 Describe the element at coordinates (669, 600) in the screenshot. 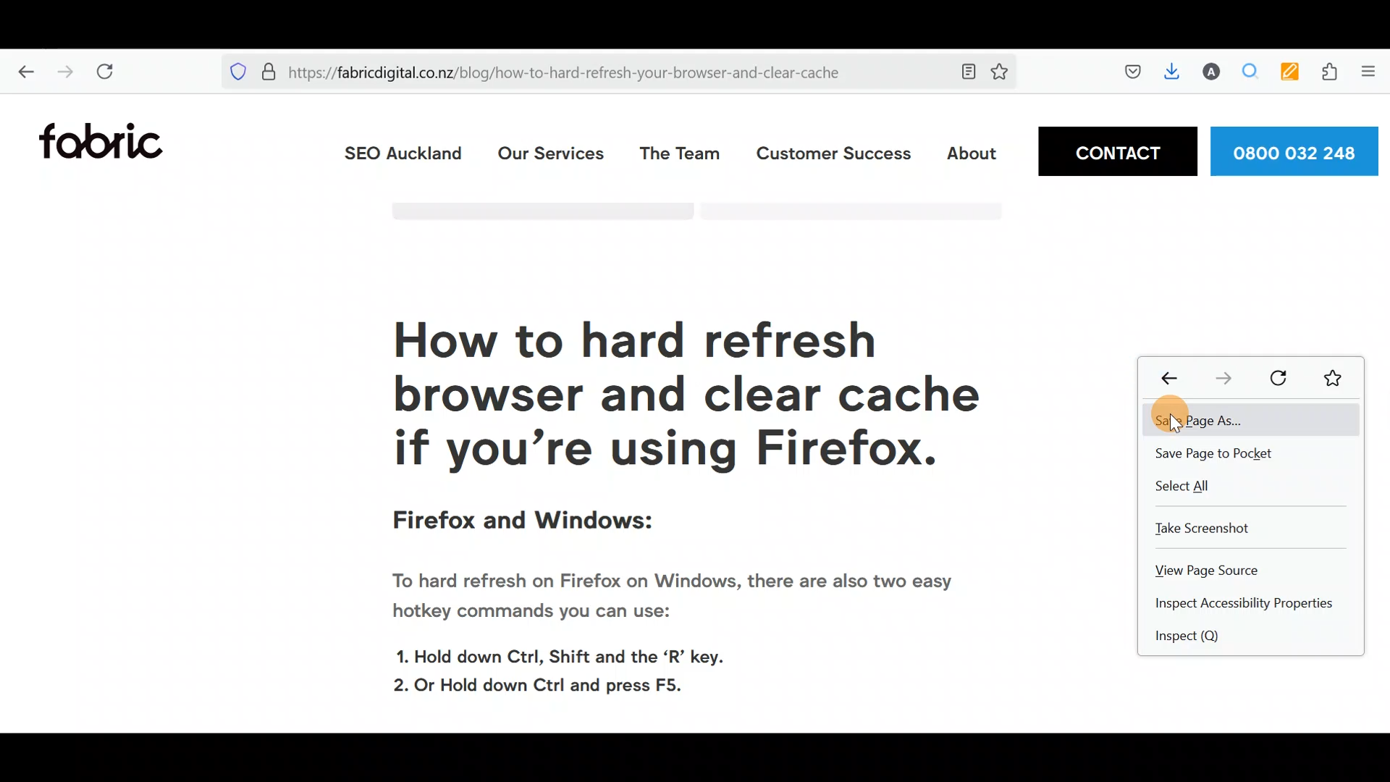

I see `To hard refresh on Firefox on Windows, there are also two easy
hotkey commands you can use:` at that location.